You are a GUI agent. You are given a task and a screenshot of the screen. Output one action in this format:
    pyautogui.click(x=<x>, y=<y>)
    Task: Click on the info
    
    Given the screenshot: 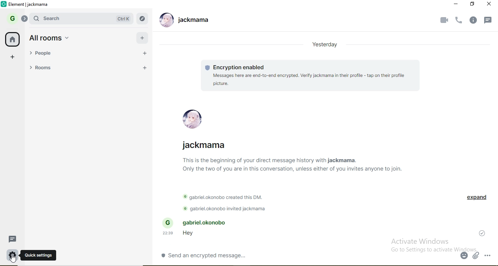 What is the action you would take?
    pyautogui.click(x=476, y=20)
    